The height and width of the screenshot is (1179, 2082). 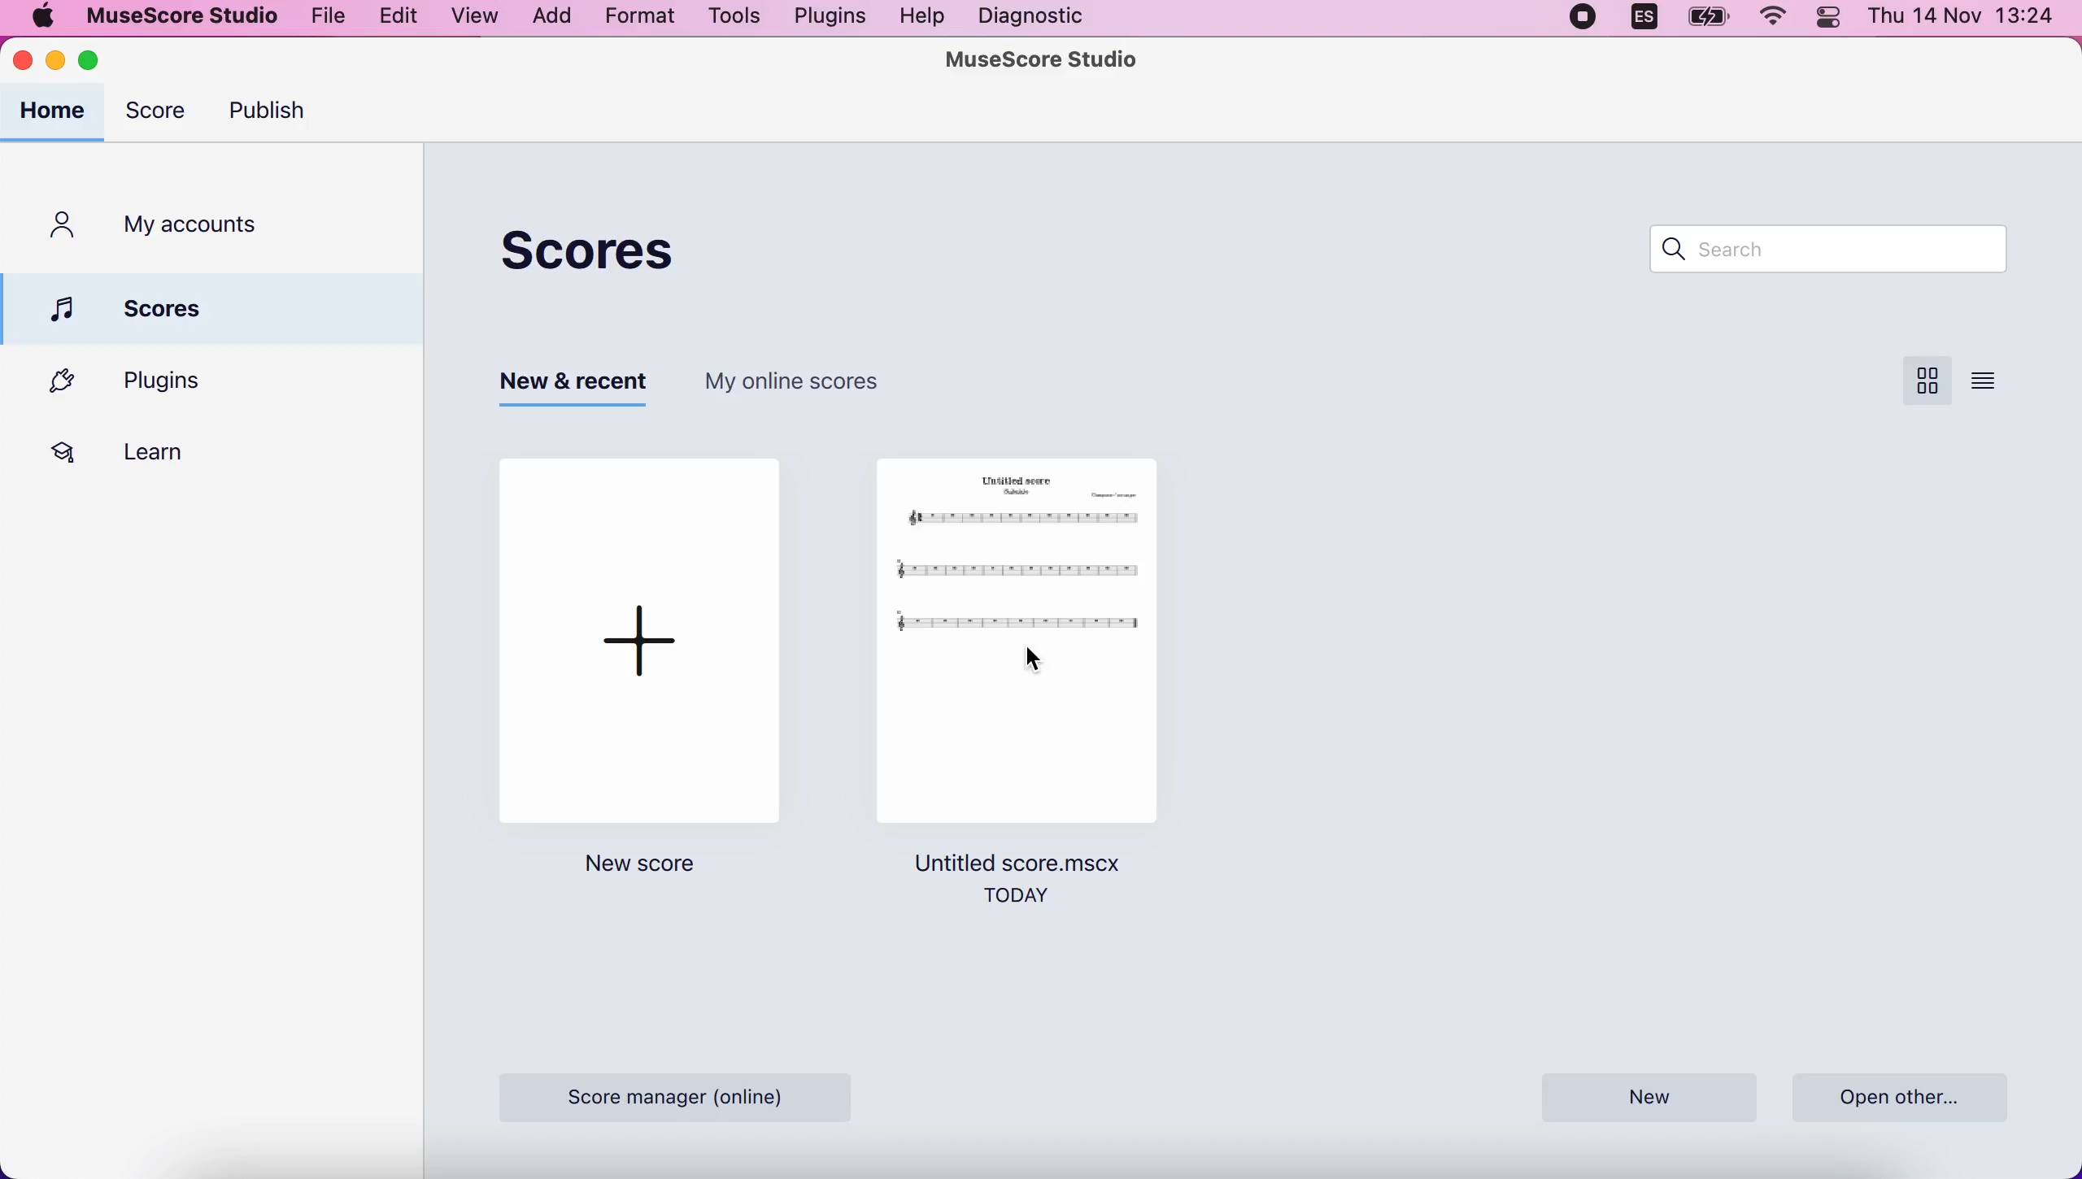 I want to click on format, so click(x=635, y=20).